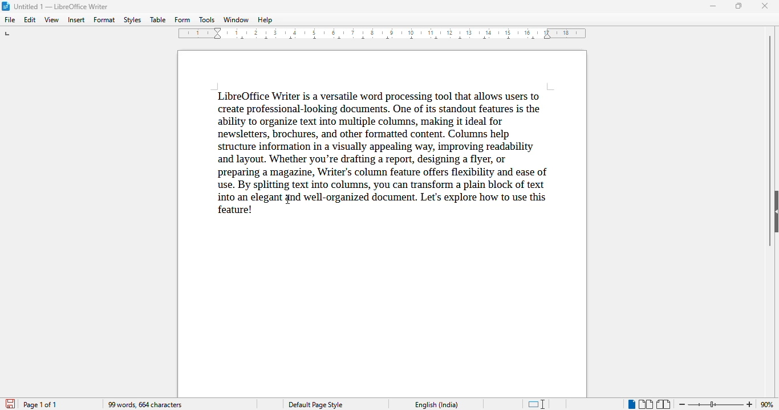 The height and width of the screenshot is (410, 779). I want to click on window, so click(236, 20).